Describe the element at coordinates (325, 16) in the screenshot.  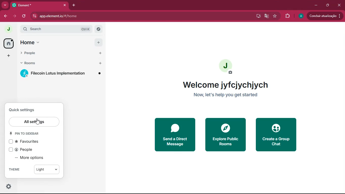
I see `conduir atualizacao` at that location.